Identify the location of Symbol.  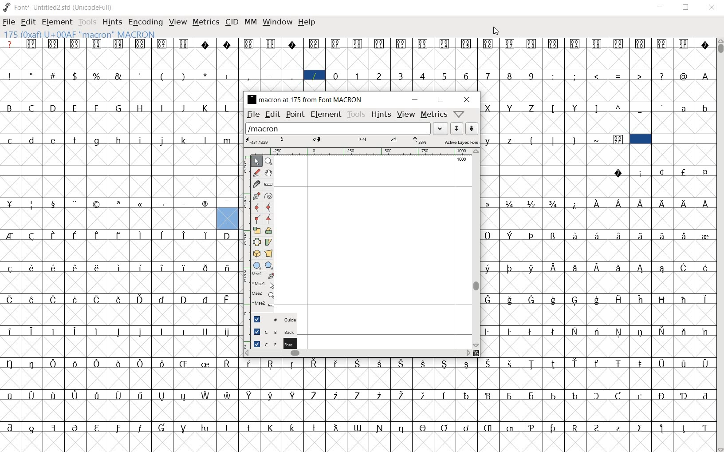
(120, 394).